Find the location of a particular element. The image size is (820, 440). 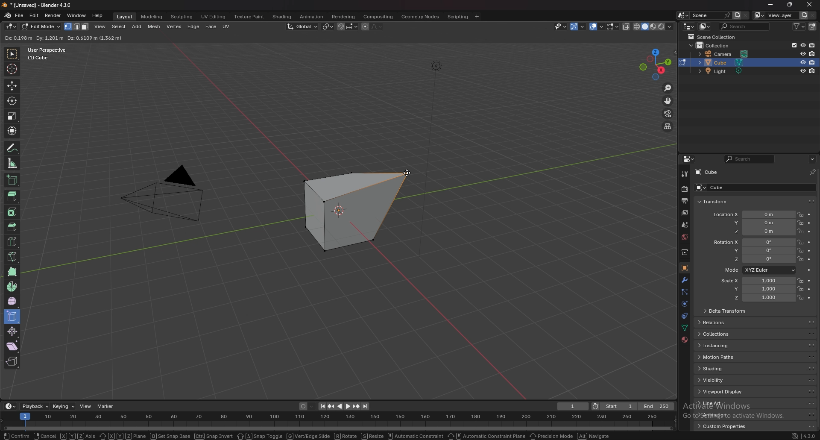

rotate is located at coordinates (12, 101).